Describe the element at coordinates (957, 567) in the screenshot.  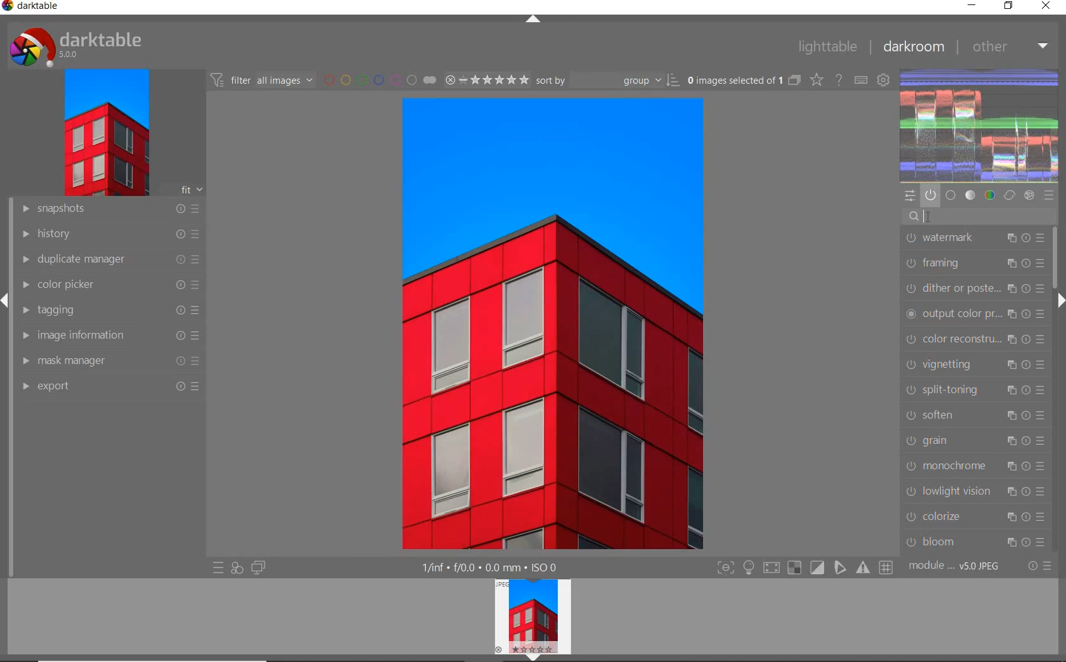
I see `module order` at that location.